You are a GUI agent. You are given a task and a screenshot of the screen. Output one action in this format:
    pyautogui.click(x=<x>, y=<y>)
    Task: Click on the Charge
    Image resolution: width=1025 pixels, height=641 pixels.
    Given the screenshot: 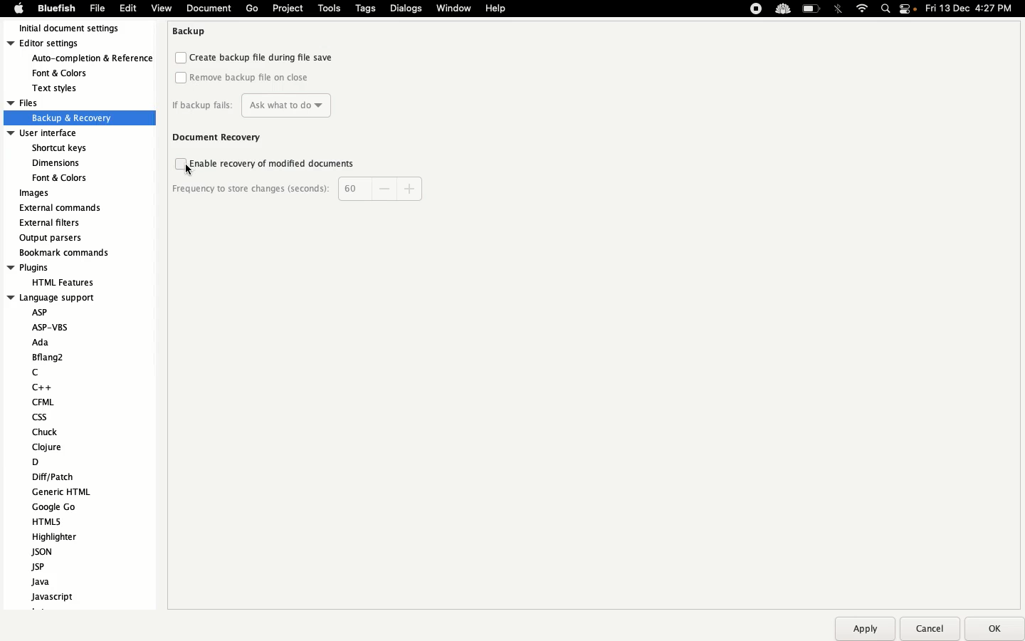 What is the action you would take?
    pyautogui.click(x=812, y=9)
    